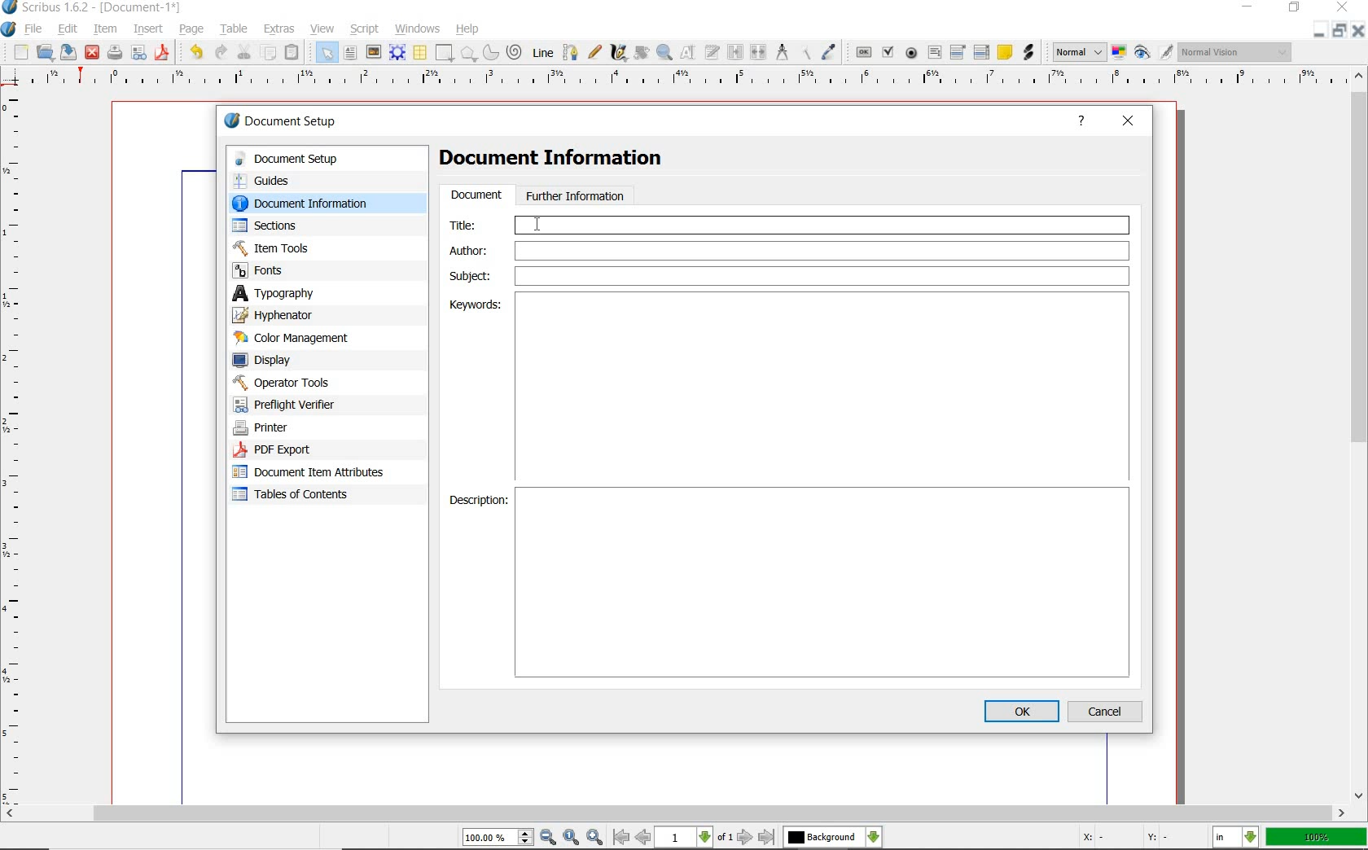 This screenshot has width=1368, height=850. What do you see at coordinates (830, 51) in the screenshot?
I see `eye dropper` at bounding box center [830, 51].